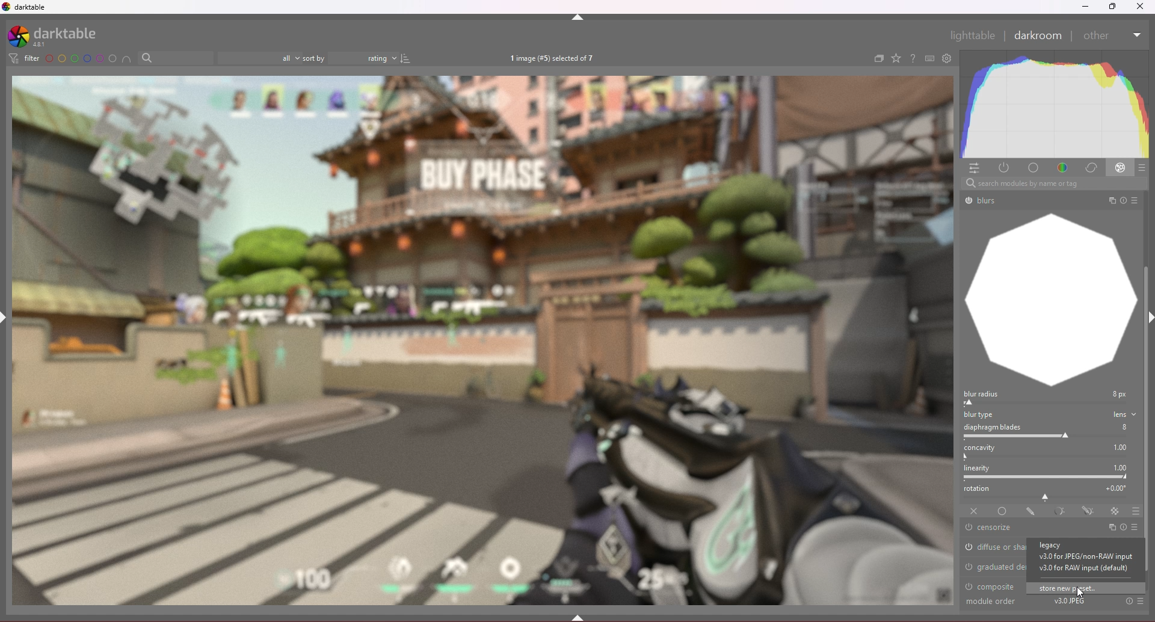  Describe the element at coordinates (1110, 528) in the screenshot. I see `multi instances actions` at that location.